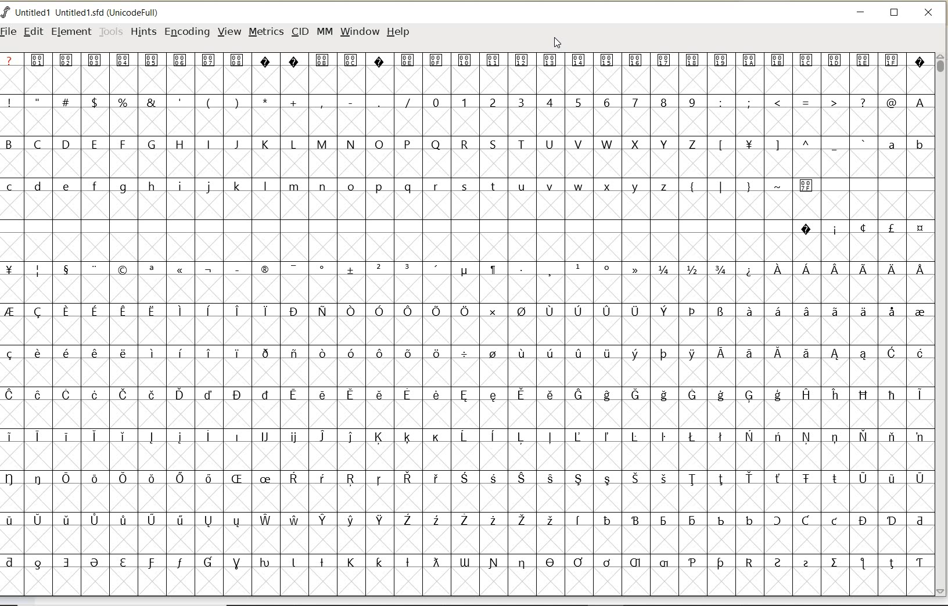 This screenshot has height=606, width=948. I want to click on uppercase letters, so click(353, 144).